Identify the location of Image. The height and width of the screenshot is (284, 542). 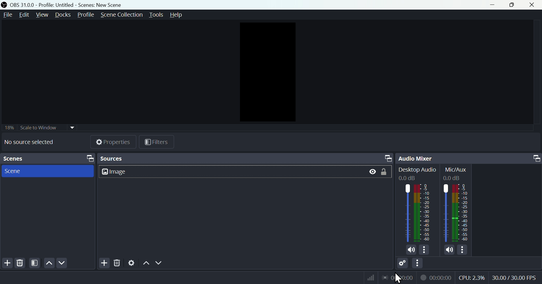
(123, 172).